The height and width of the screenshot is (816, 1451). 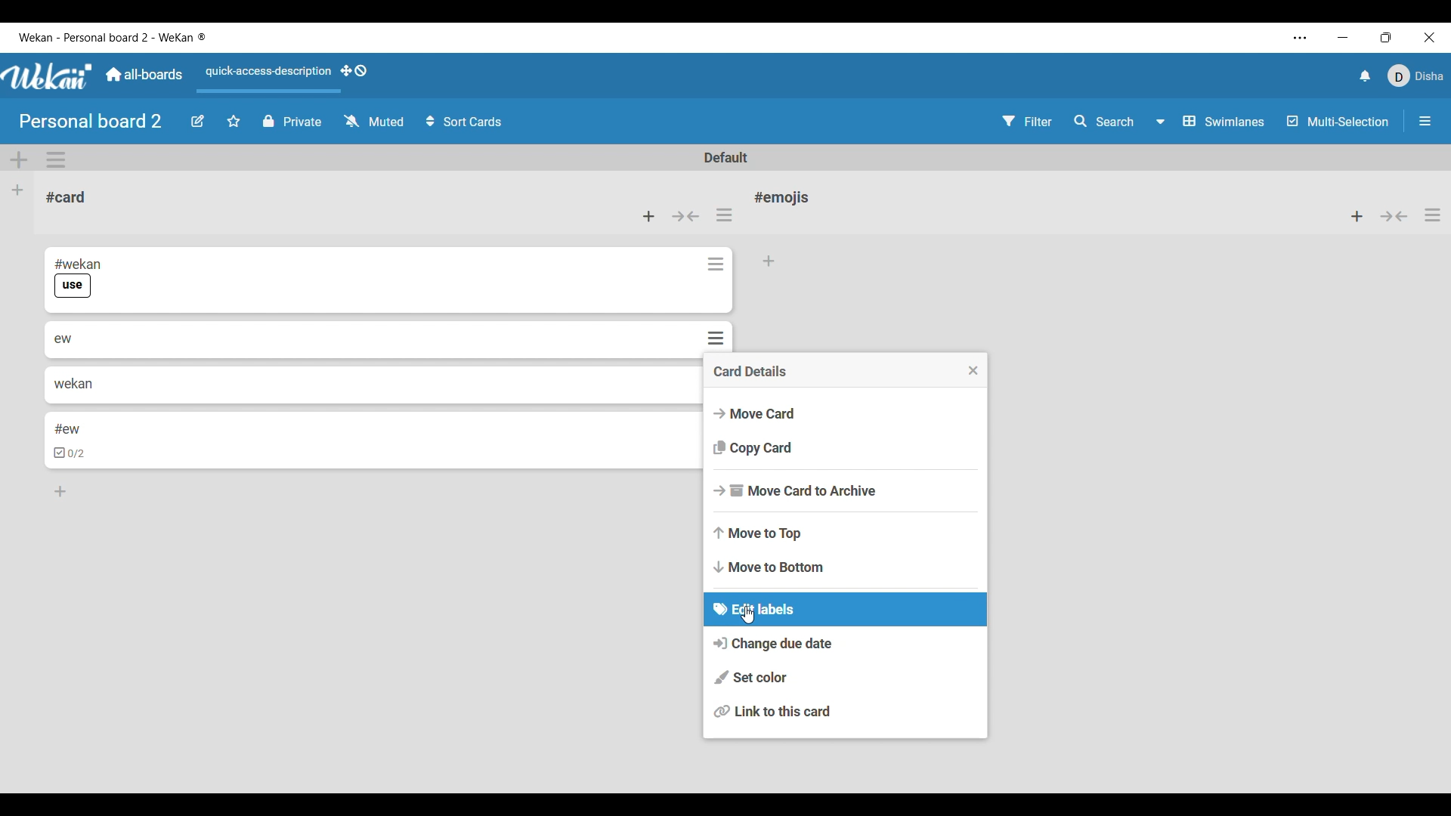 What do you see at coordinates (1394, 216) in the screenshot?
I see `Collapse` at bounding box center [1394, 216].